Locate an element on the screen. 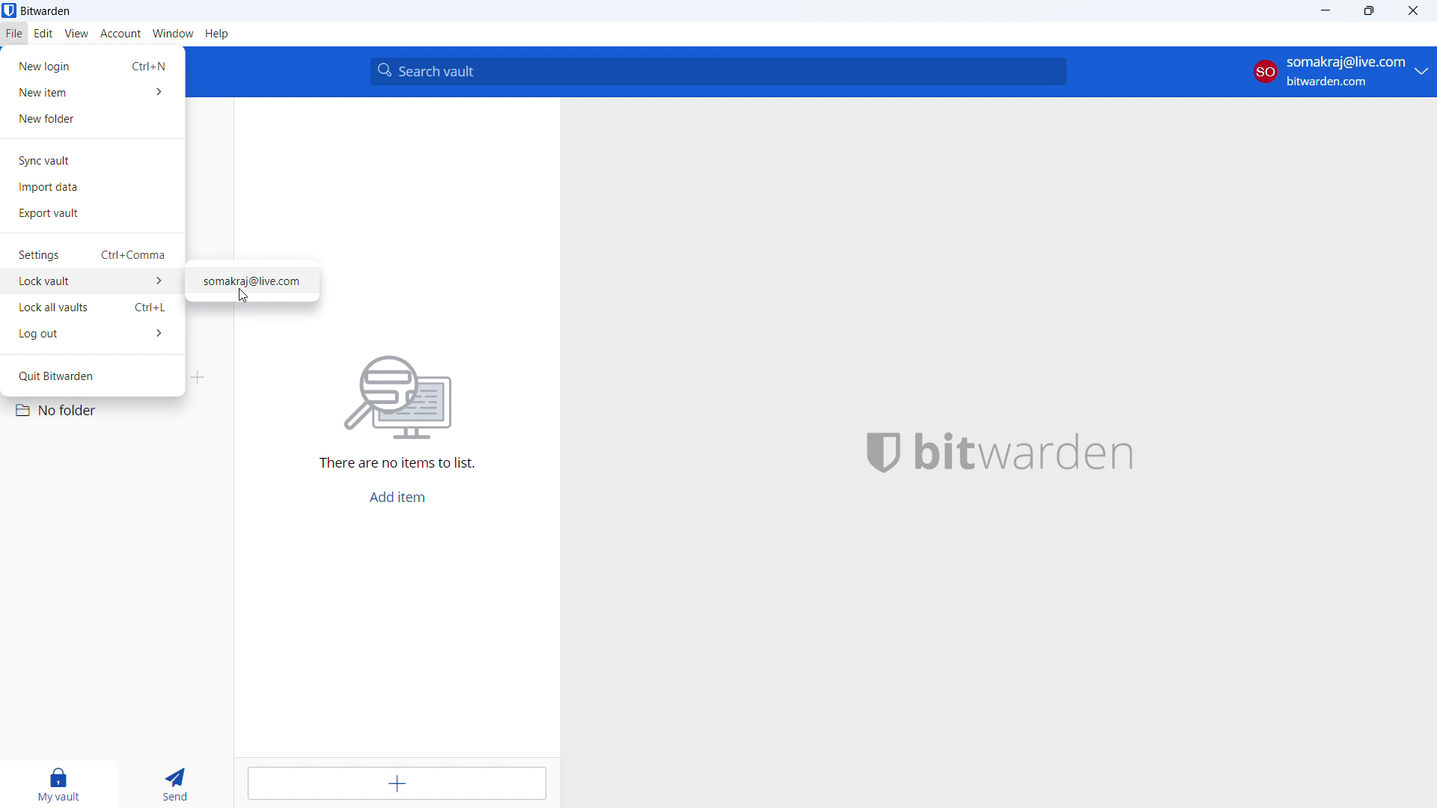  quit bitwarden is located at coordinates (92, 376).